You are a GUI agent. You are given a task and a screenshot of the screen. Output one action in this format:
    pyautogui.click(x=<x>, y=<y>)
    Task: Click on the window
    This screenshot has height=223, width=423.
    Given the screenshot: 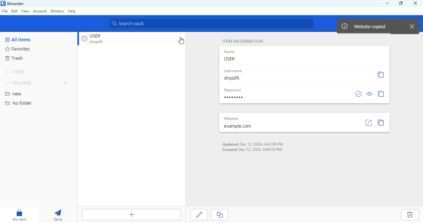 What is the action you would take?
    pyautogui.click(x=57, y=11)
    